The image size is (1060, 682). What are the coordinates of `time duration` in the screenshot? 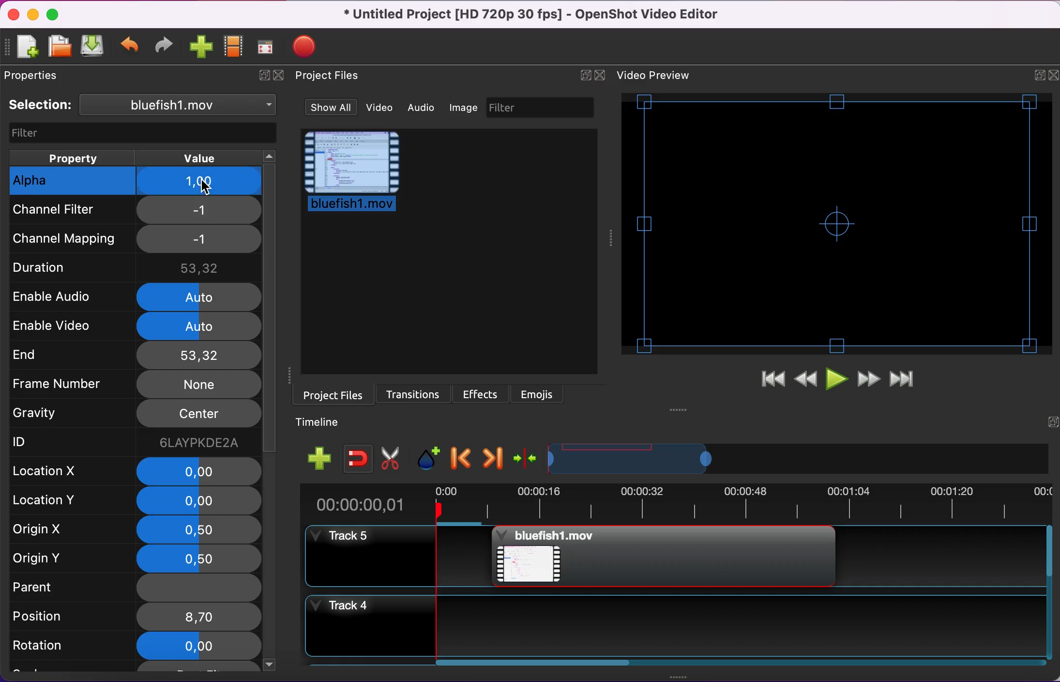 It's located at (682, 504).